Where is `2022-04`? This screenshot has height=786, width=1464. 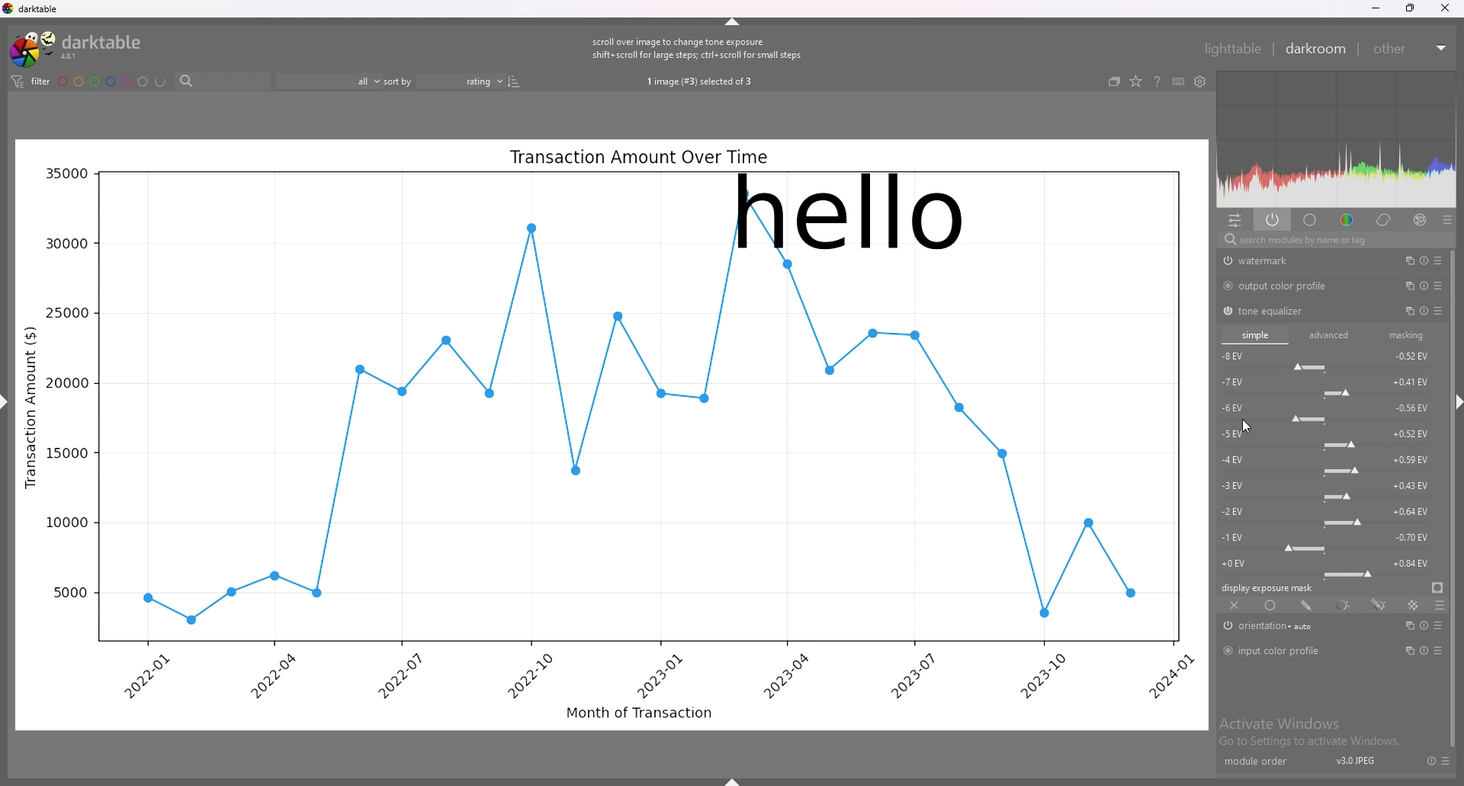 2022-04 is located at coordinates (272, 676).